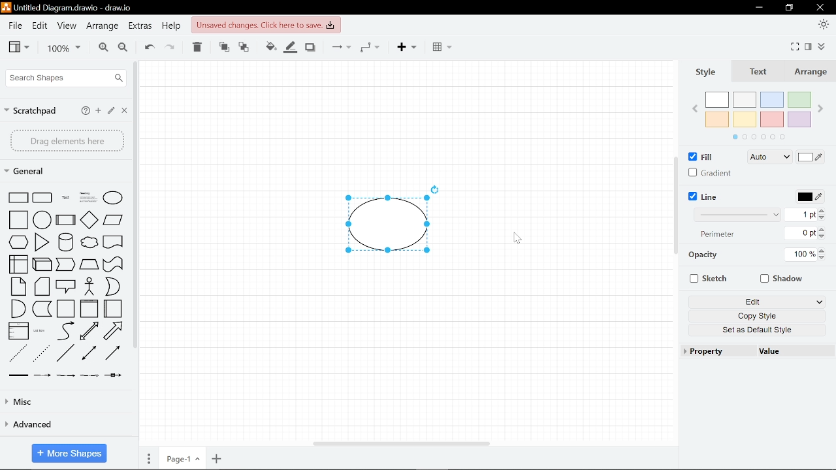 Image resolution: width=836 pixels, height=470 pixels. Describe the element at coordinates (89, 354) in the screenshot. I see `bidirectional connector` at that location.